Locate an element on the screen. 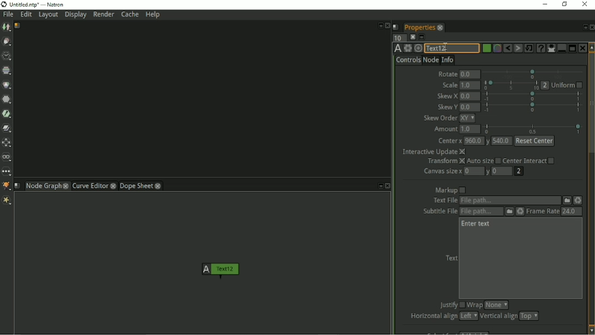 This screenshot has height=335, width=595. Minimize is located at coordinates (544, 4).